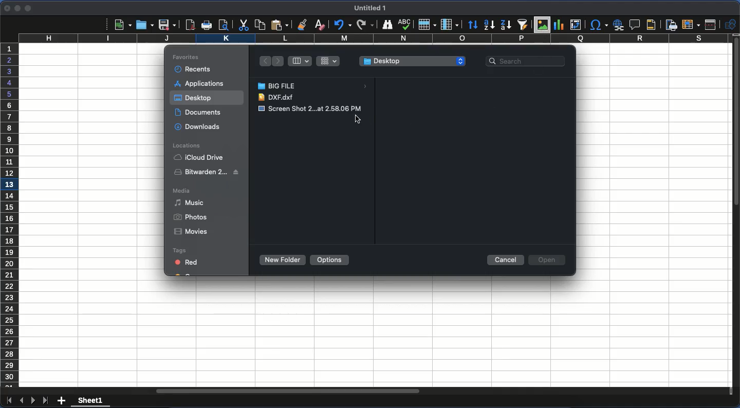 This screenshot has width=740, height=408. What do you see at coordinates (183, 190) in the screenshot?
I see `media` at bounding box center [183, 190].